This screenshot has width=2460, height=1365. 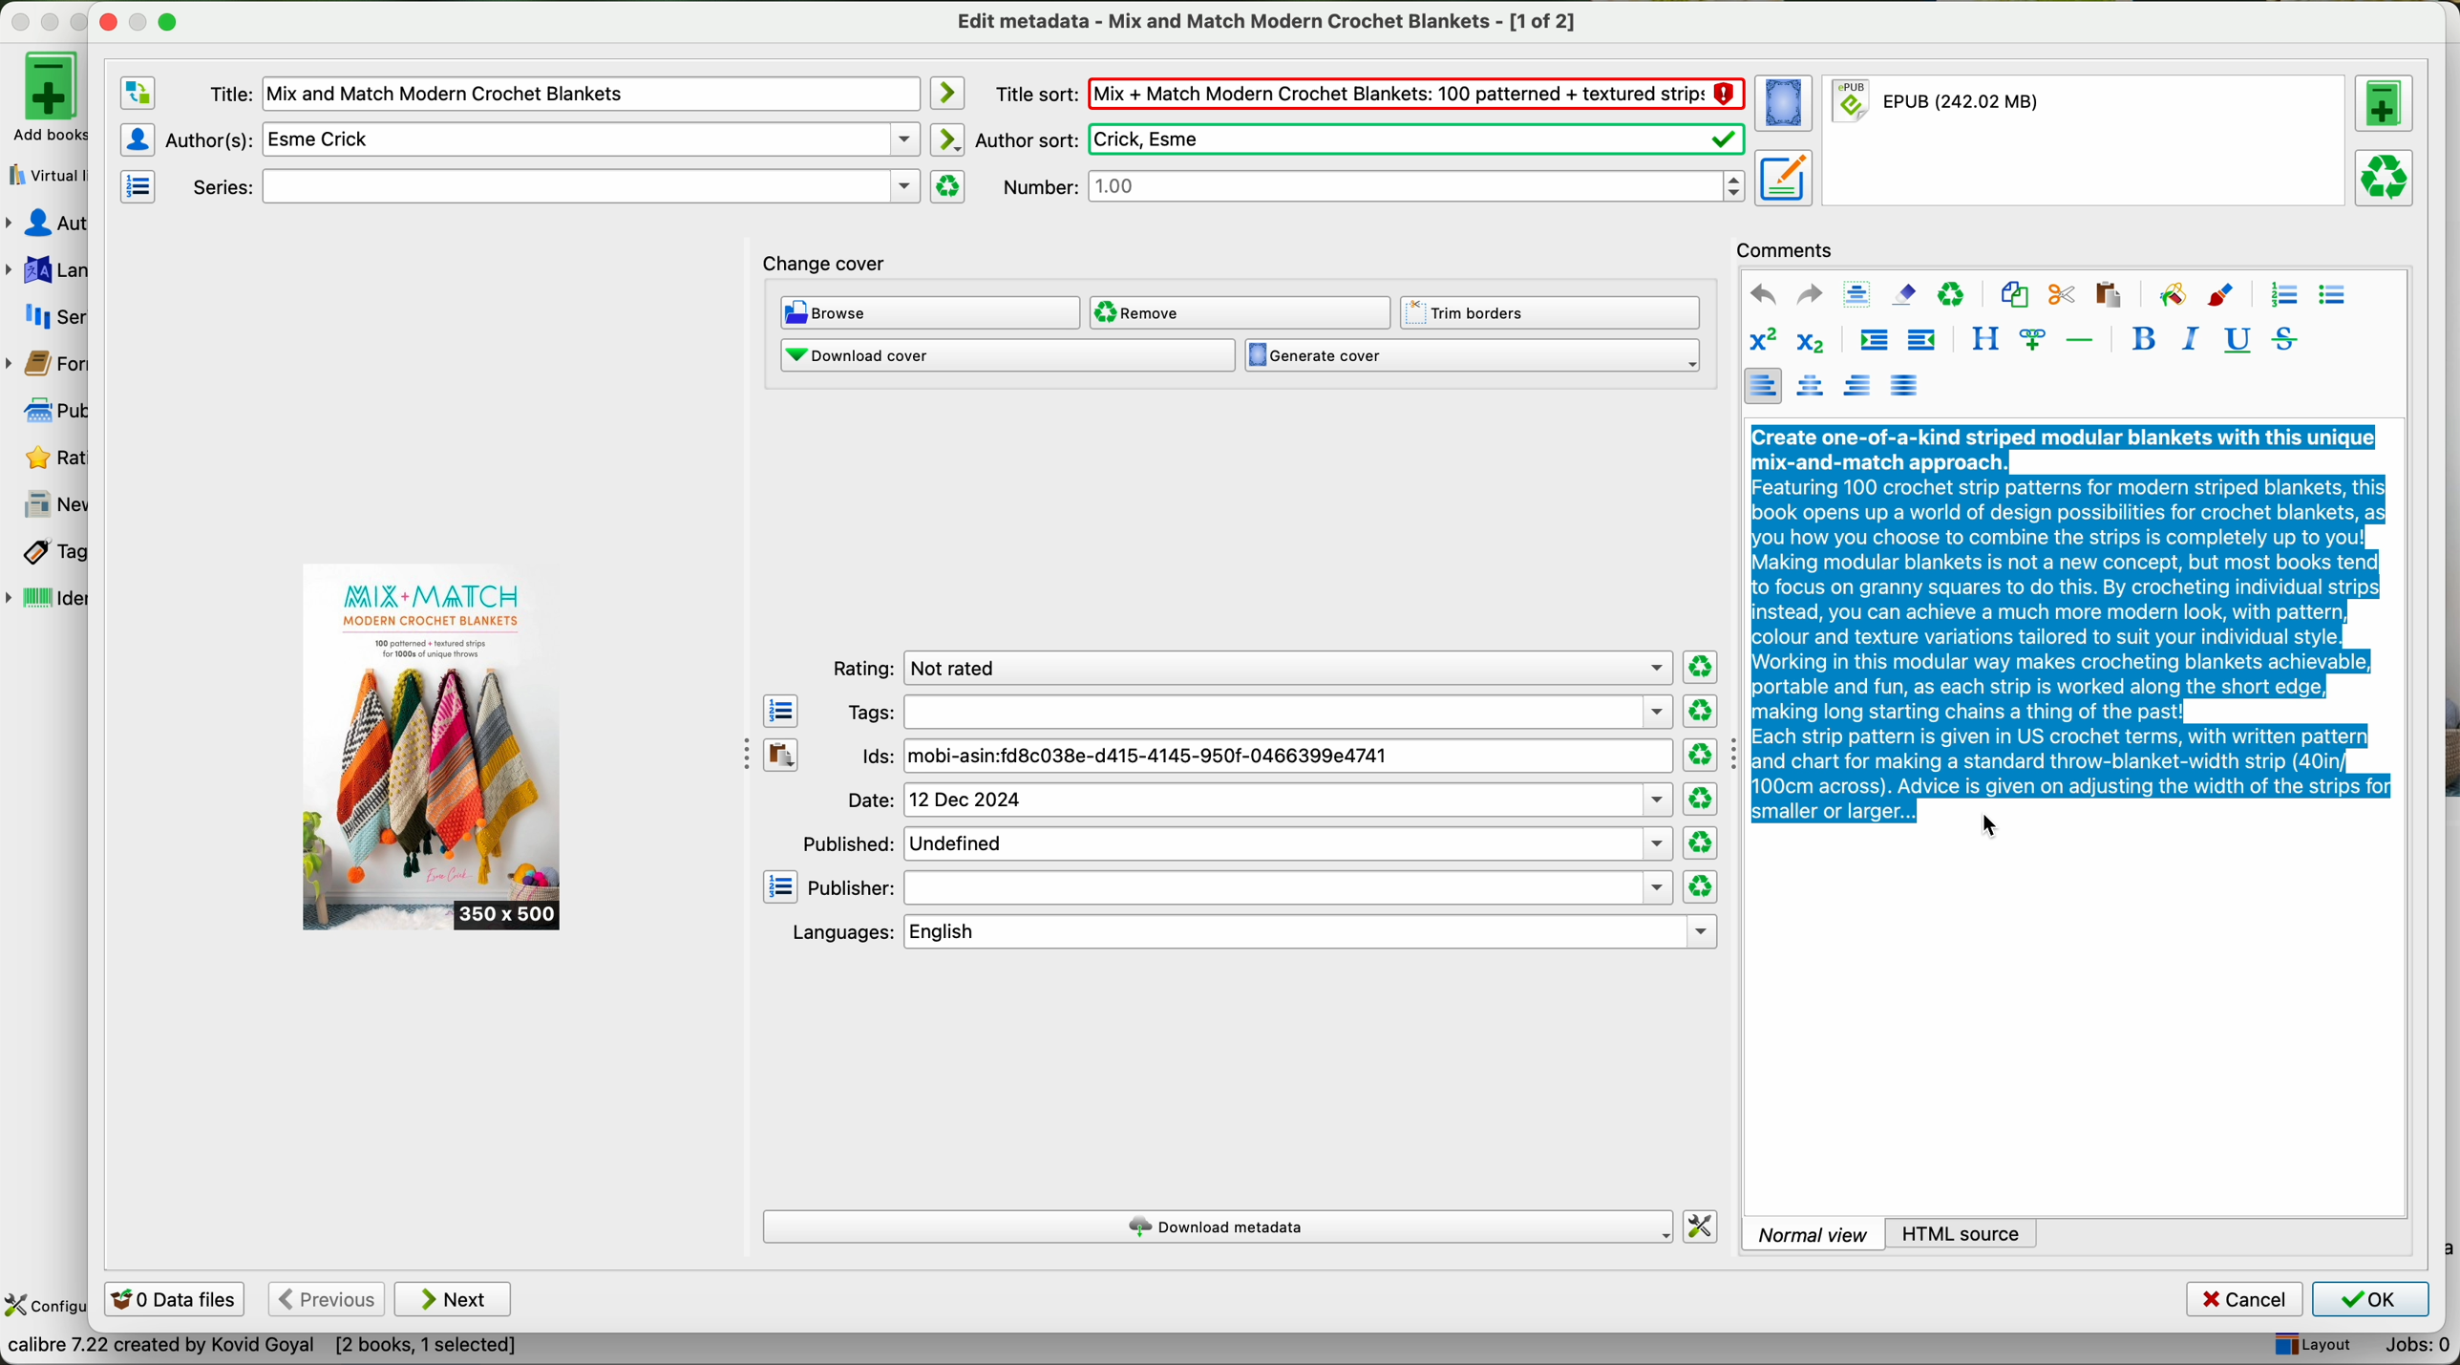 I want to click on comments, so click(x=1791, y=247).